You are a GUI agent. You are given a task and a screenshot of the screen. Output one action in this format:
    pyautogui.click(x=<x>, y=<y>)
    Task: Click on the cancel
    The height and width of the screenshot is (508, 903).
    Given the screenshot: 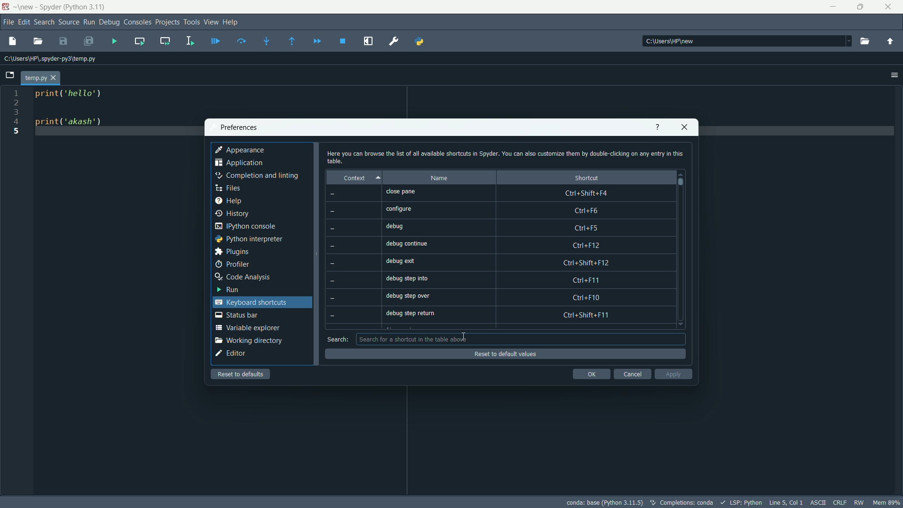 What is the action you would take?
    pyautogui.click(x=632, y=374)
    